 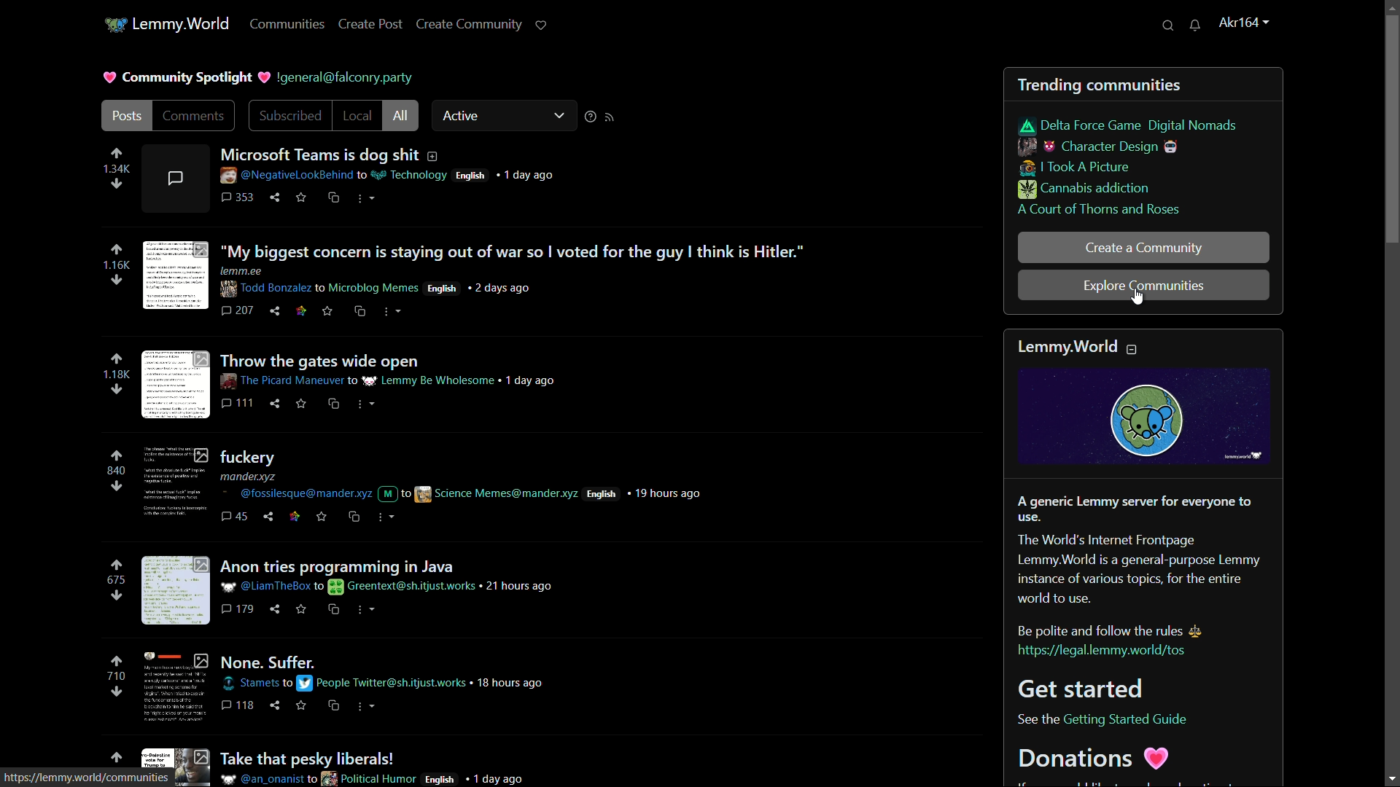 What do you see at coordinates (1147, 562) in the screenshot?
I see `about lemmy.world` at bounding box center [1147, 562].